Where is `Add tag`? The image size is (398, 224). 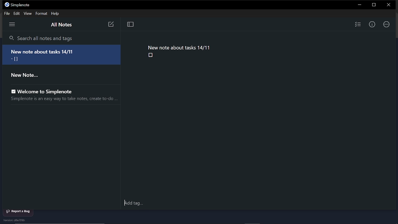 Add tag is located at coordinates (132, 203).